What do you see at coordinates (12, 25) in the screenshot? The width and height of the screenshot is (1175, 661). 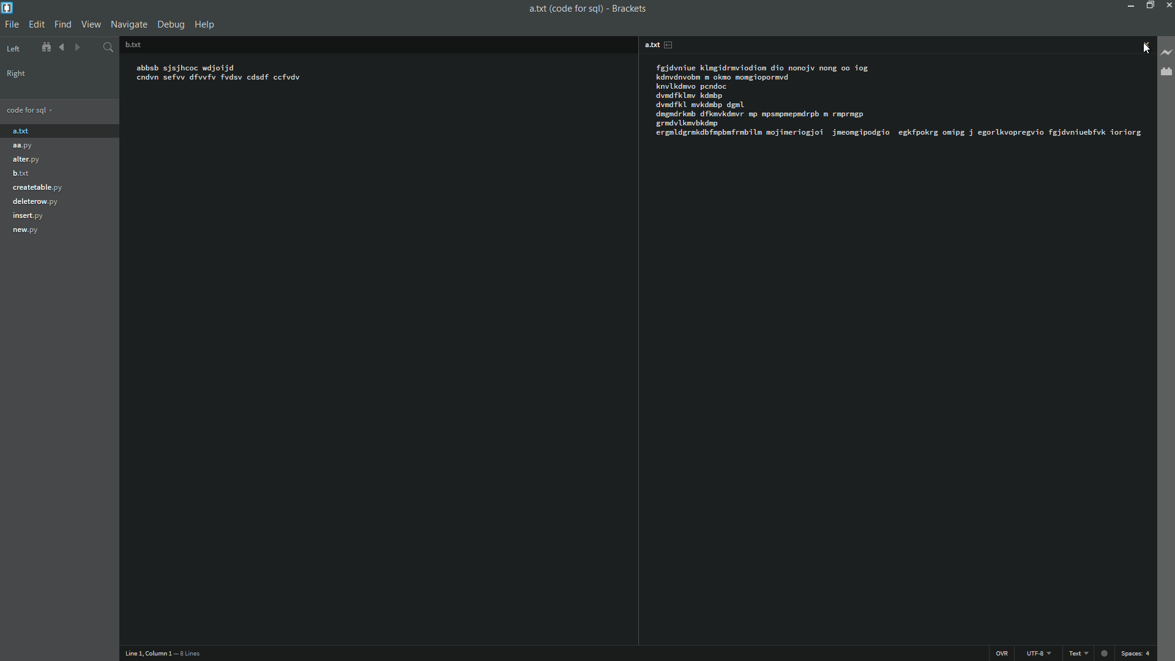 I see `file ` at bounding box center [12, 25].